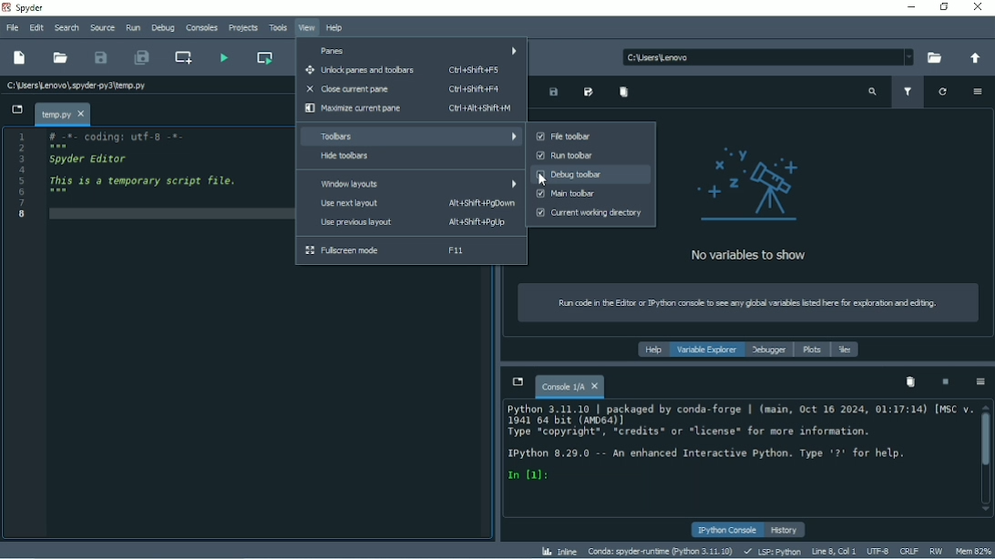 The width and height of the screenshot is (995, 559). What do you see at coordinates (590, 137) in the screenshot?
I see `File toolbar` at bounding box center [590, 137].